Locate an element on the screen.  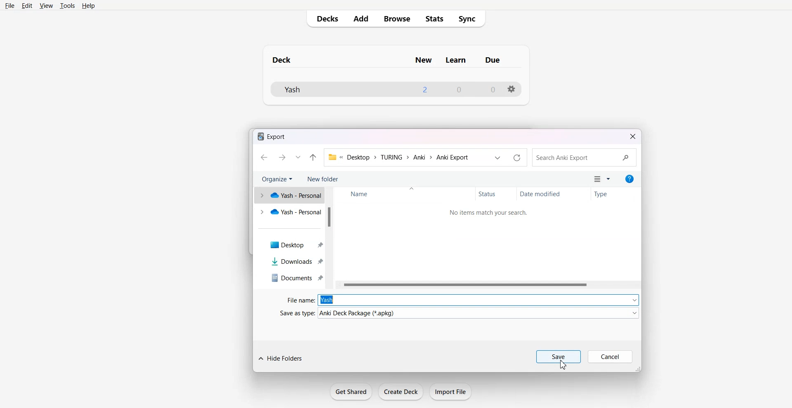
Edit is located at coordinates (28, 6).